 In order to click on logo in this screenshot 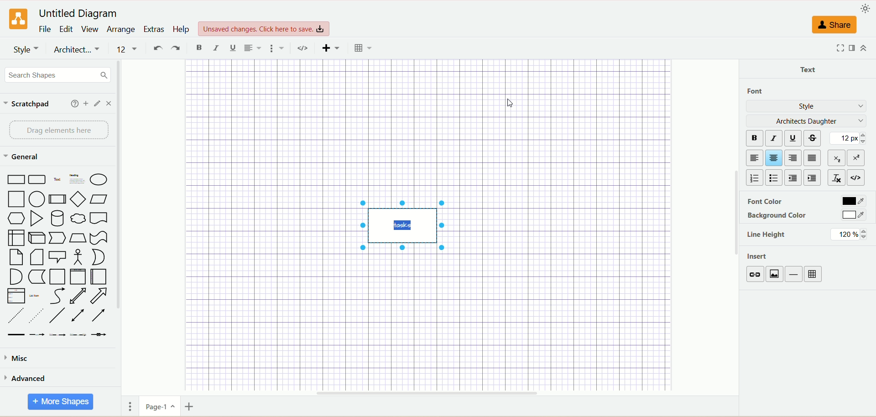, I will do `click(19, 19)`.